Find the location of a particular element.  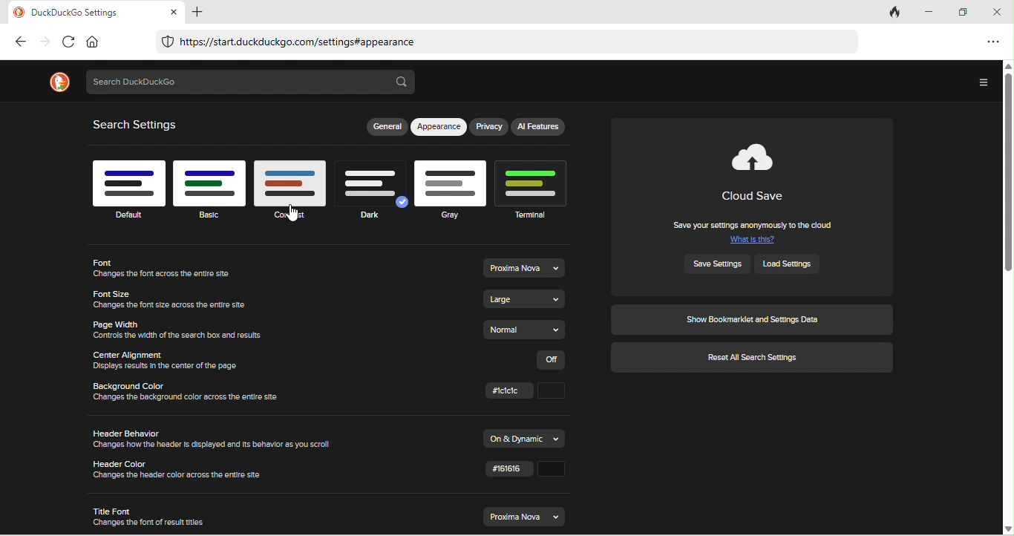

maximize is located at coordinates (966, 13).